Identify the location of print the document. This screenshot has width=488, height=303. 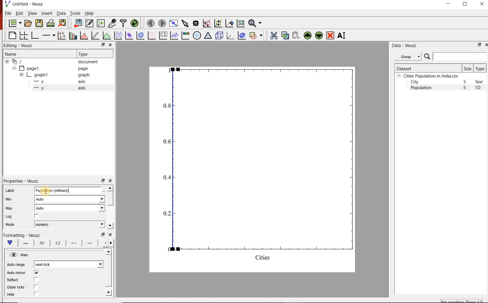
(50, 24).